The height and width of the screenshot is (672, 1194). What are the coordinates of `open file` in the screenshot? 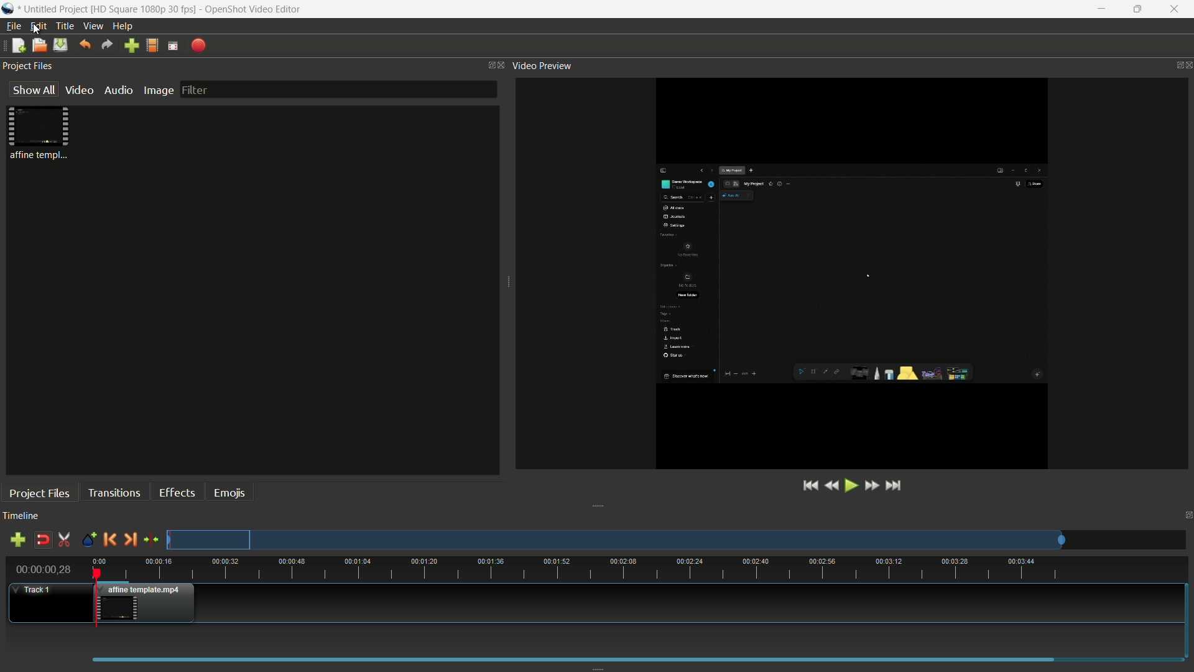 It's located at (39, 45).